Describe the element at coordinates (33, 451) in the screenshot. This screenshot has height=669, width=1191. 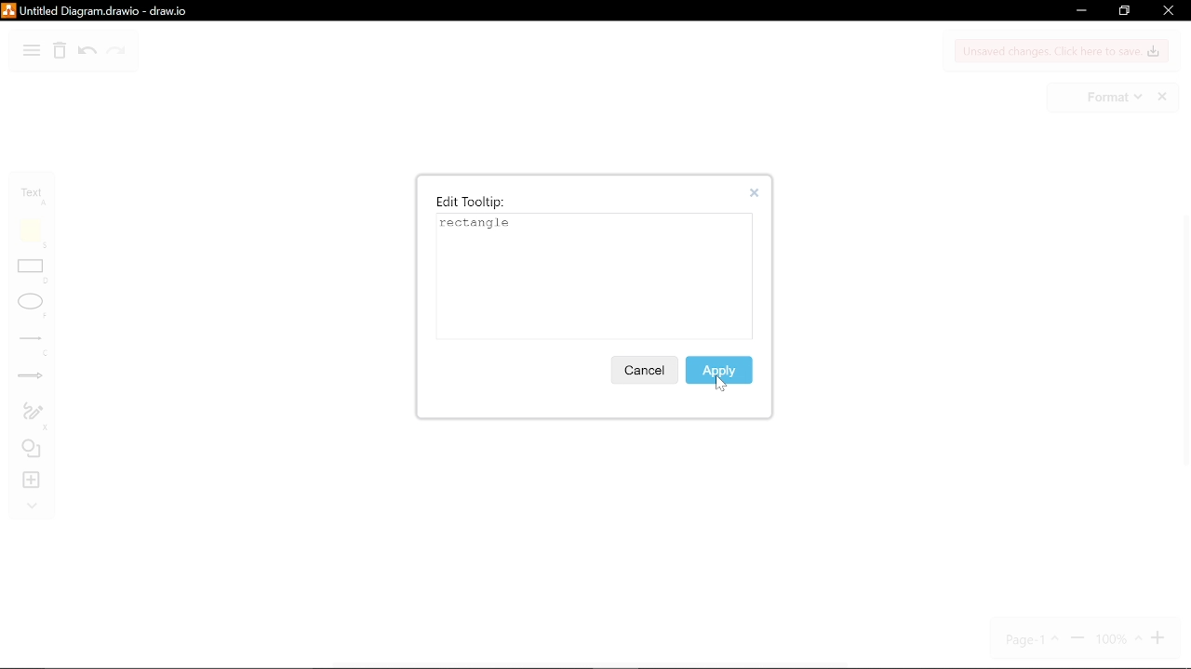
I see `shapes` at that location.